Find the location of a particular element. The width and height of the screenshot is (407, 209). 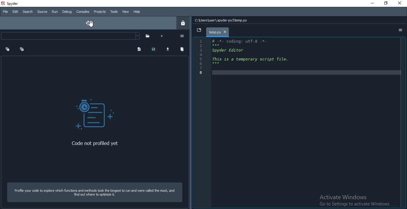

folders is located at coordinates (149, 36).